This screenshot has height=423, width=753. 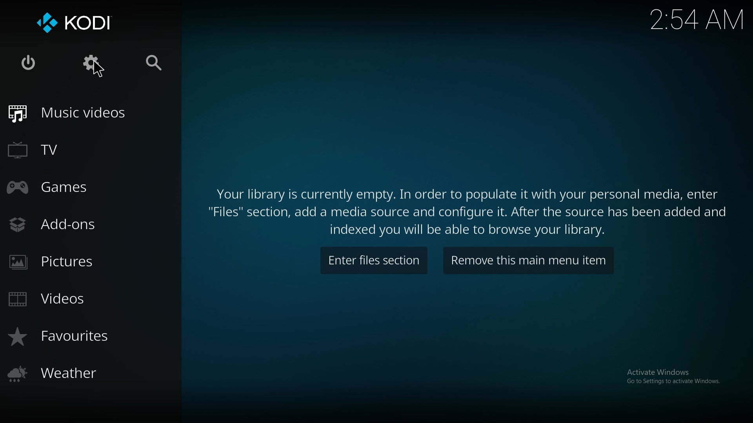 I want to click on remove item, so click(x=527, y=260).